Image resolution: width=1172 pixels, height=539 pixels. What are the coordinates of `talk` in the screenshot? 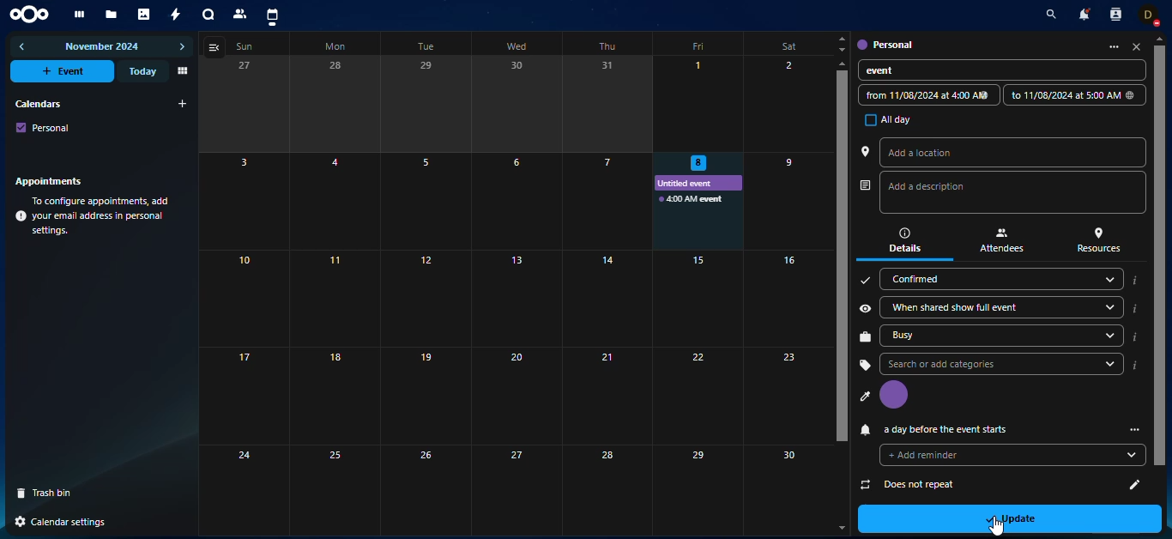 It's located at (208, 15).